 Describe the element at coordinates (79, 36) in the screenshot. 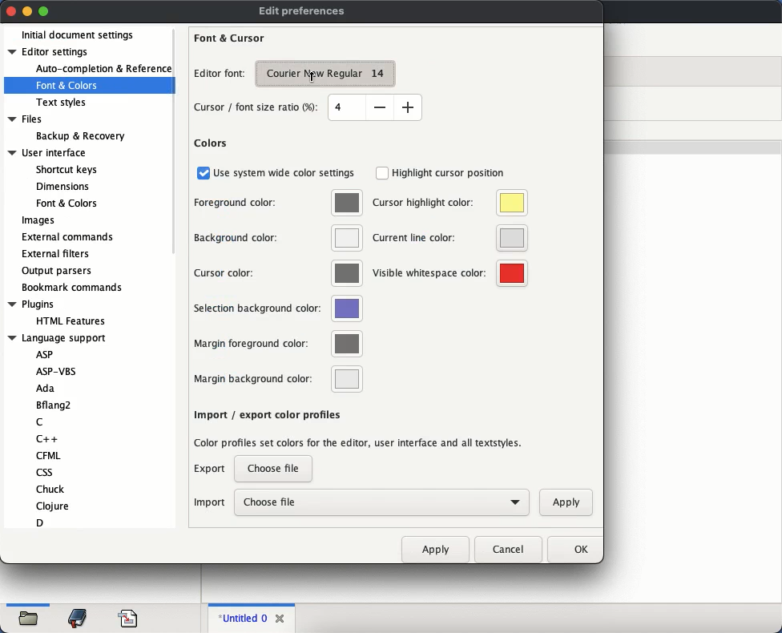

I see `initial document settings` at that location.